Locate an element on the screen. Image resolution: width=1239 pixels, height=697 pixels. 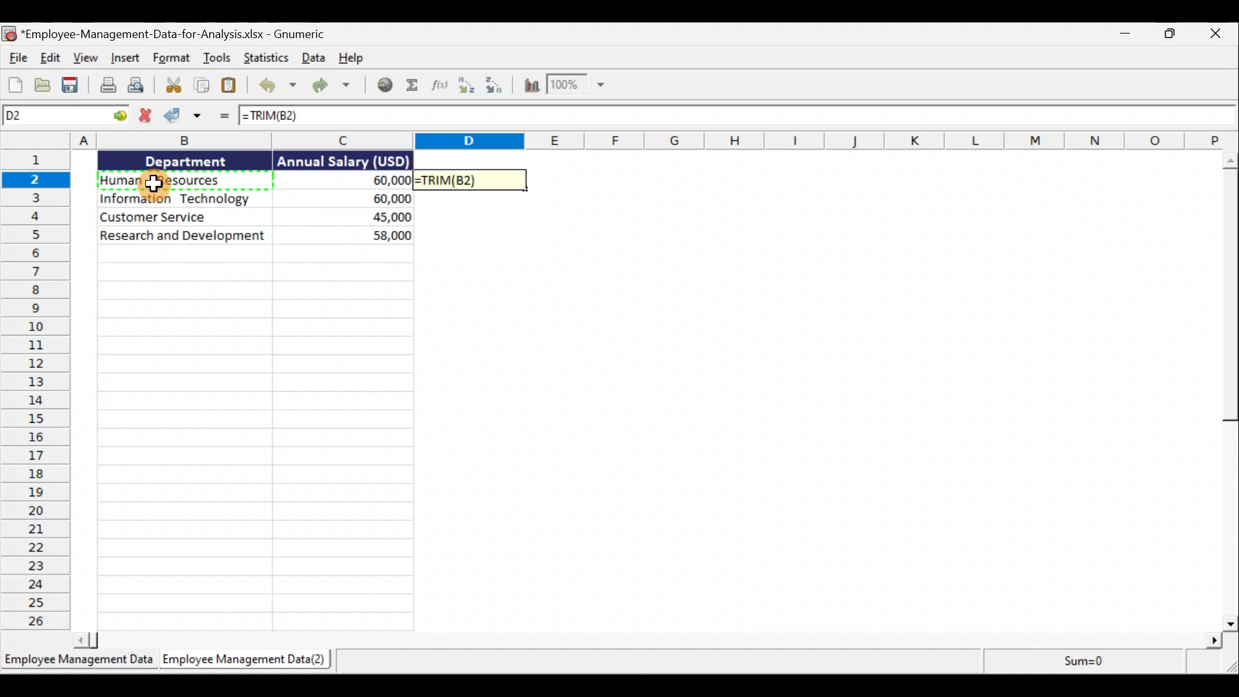
Open a file is located at coordinates (45, 84).